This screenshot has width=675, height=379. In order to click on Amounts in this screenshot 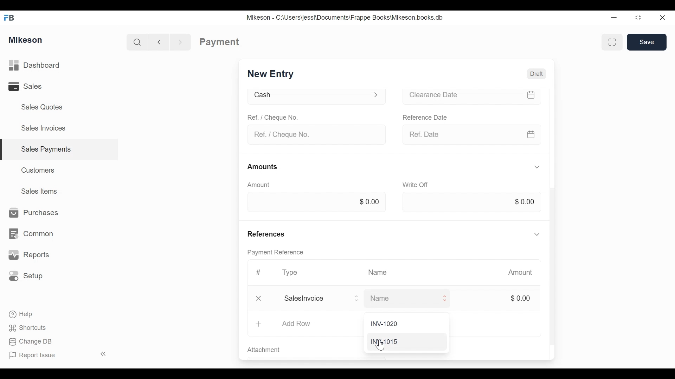, I will do `click(263, 167)`.